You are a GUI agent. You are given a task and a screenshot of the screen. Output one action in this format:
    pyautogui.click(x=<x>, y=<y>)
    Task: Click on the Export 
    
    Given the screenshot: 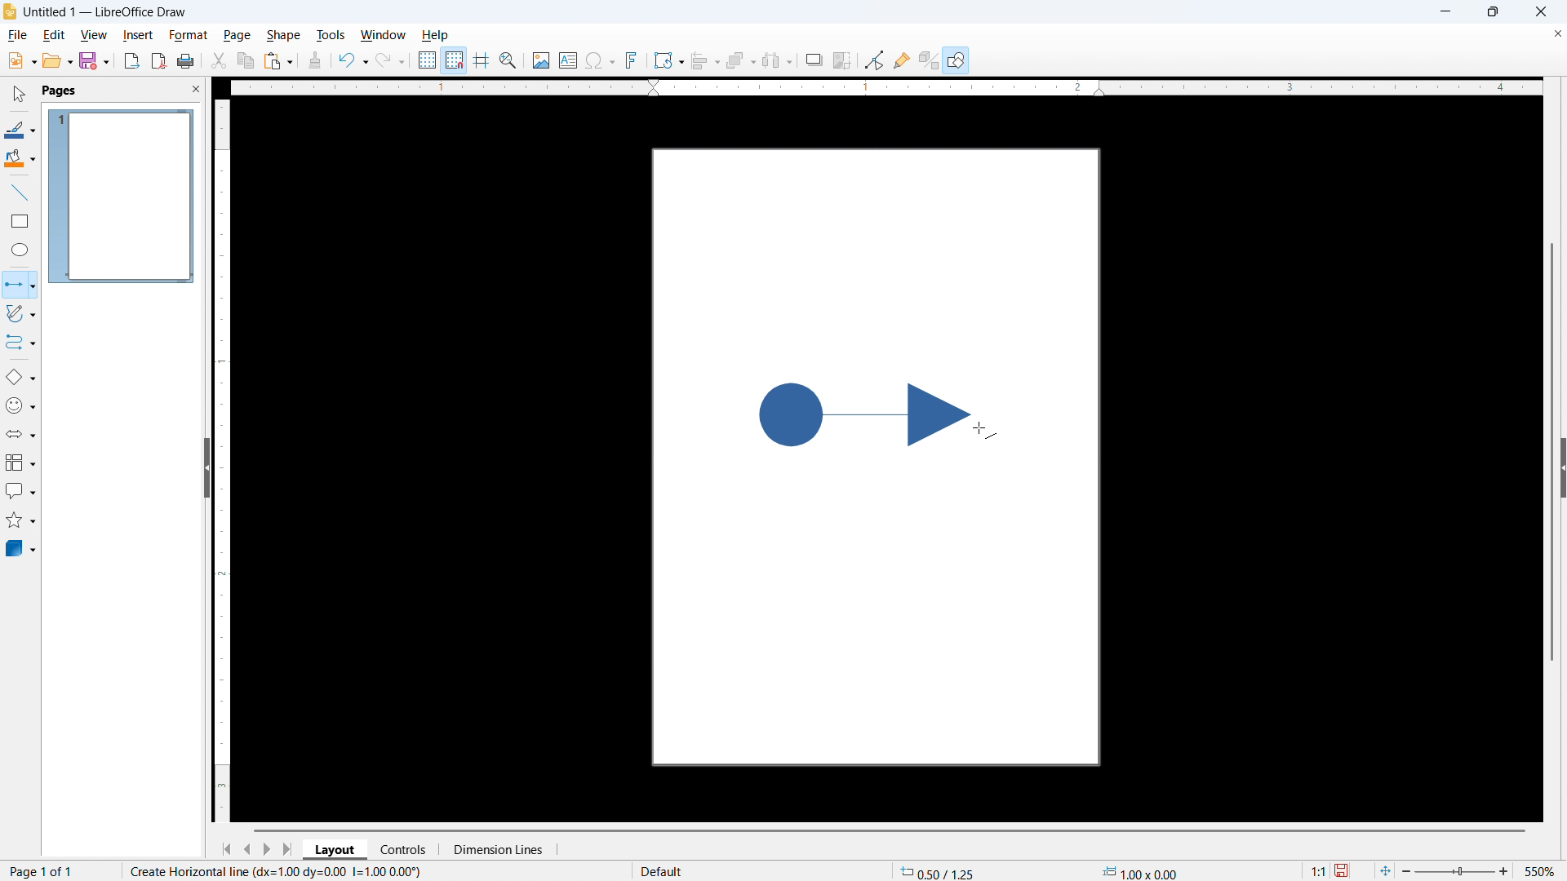 What is the action you would take?
    pyautogui.click(x=132, y=61)
    